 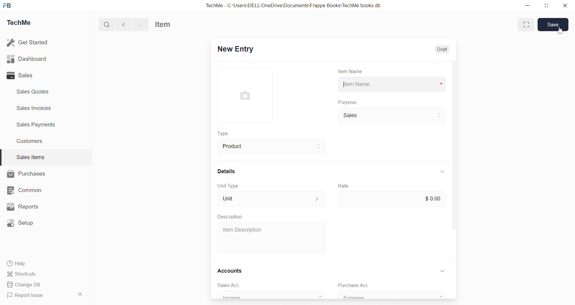 What do you see at coordinates (393, 84) in the screenshot?
I see `Item Name` at bounding box center [393, 84].